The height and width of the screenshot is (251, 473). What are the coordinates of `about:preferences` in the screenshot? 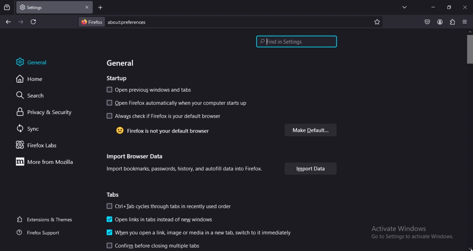 It's located at (178, 22).